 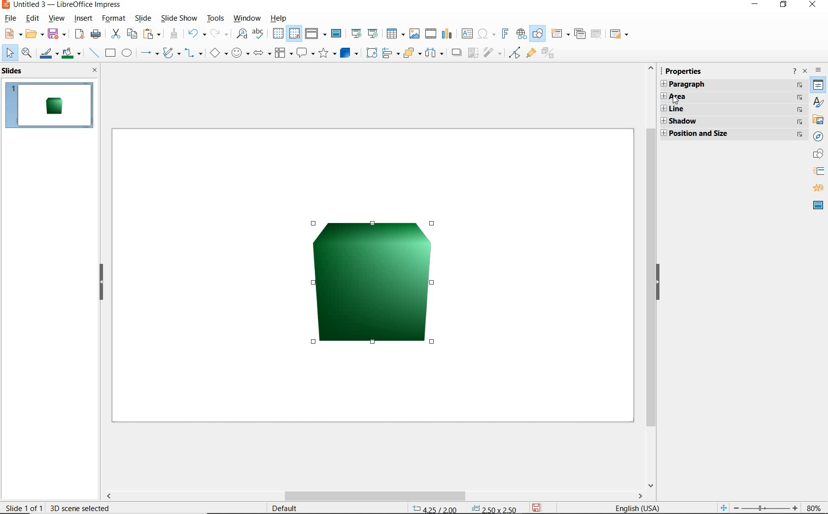 What do you see at coordinates (337, 34) in the screenshot?
I see `master slide` at bounding box center [337, 34].